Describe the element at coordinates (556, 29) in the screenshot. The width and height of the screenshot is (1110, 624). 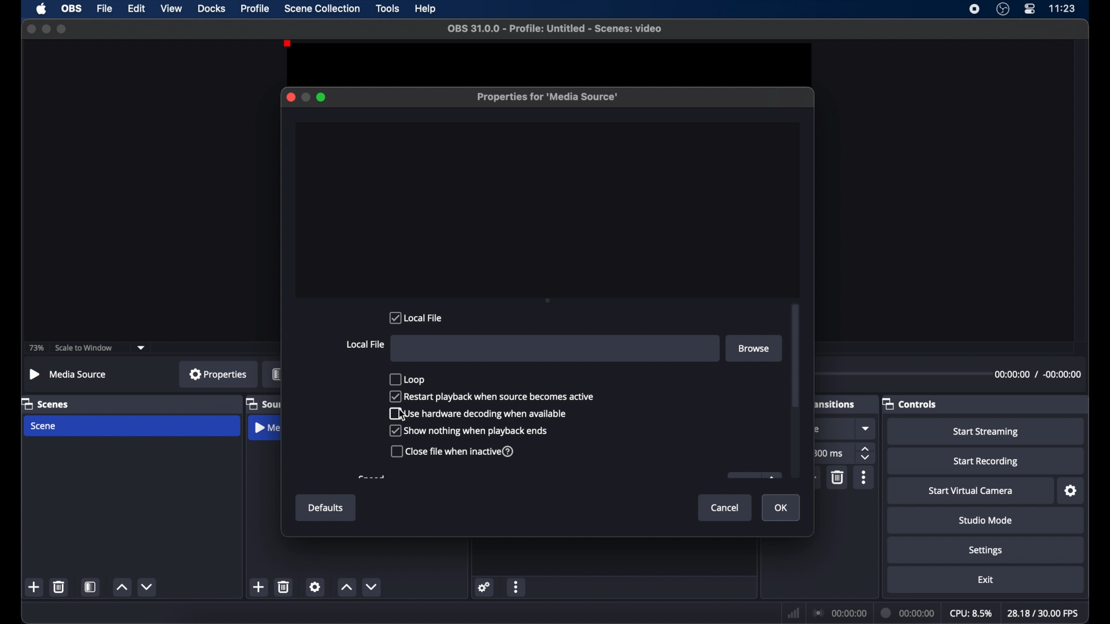
I see `file name` at that location.